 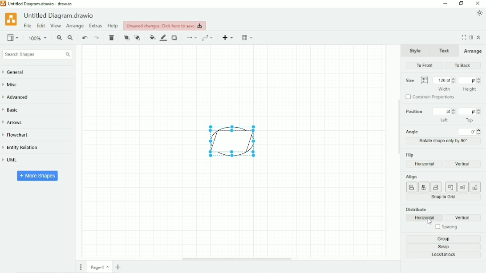 I want to click on Table, so click(x=248, y=37).